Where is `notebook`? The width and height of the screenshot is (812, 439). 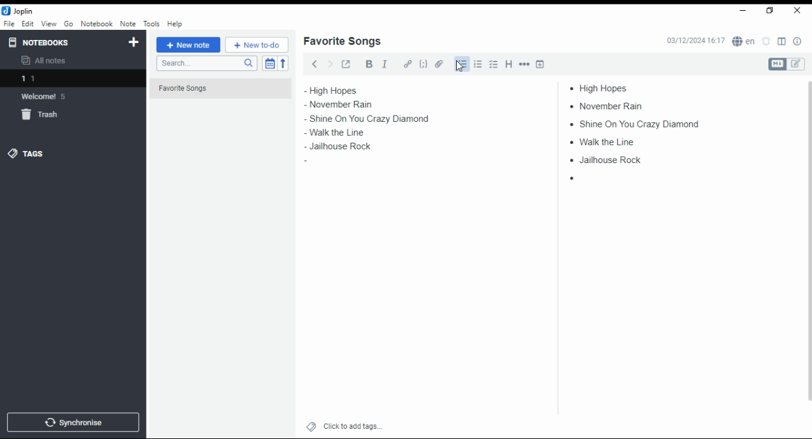 notebook is located at coordinates (96, 23).